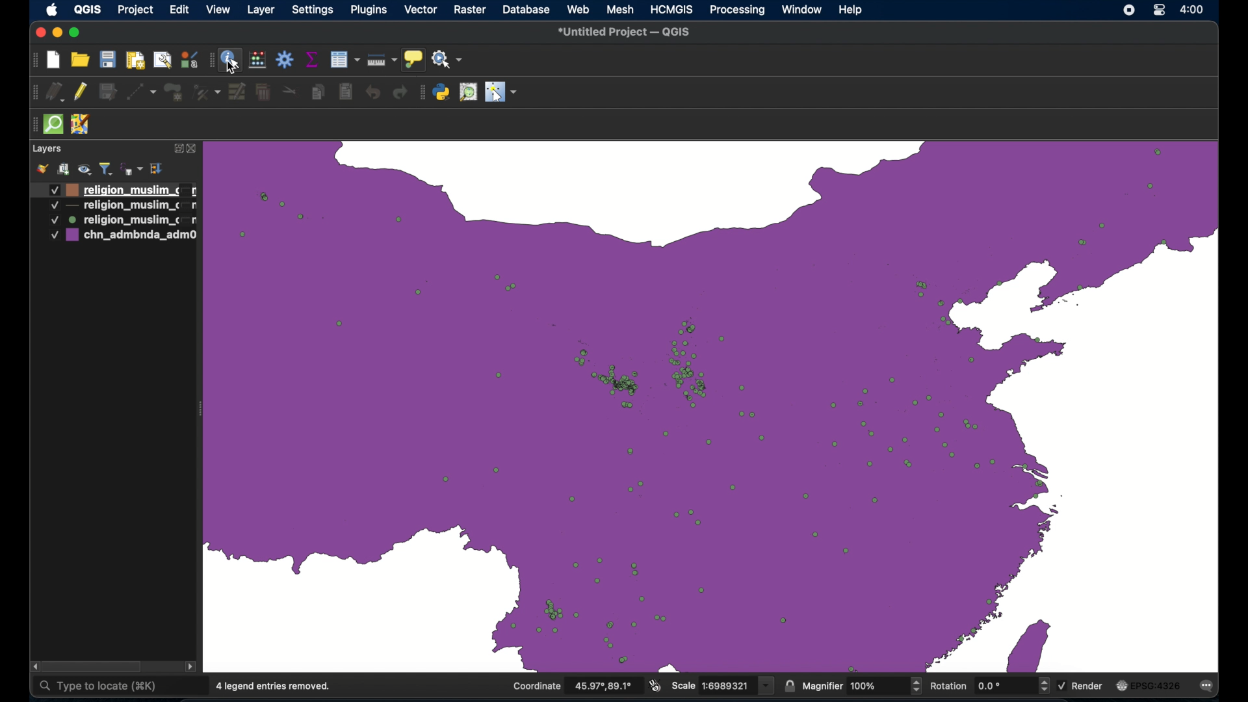  I want to click on zoomed in boundary map of china with point data, so click(712, 404).